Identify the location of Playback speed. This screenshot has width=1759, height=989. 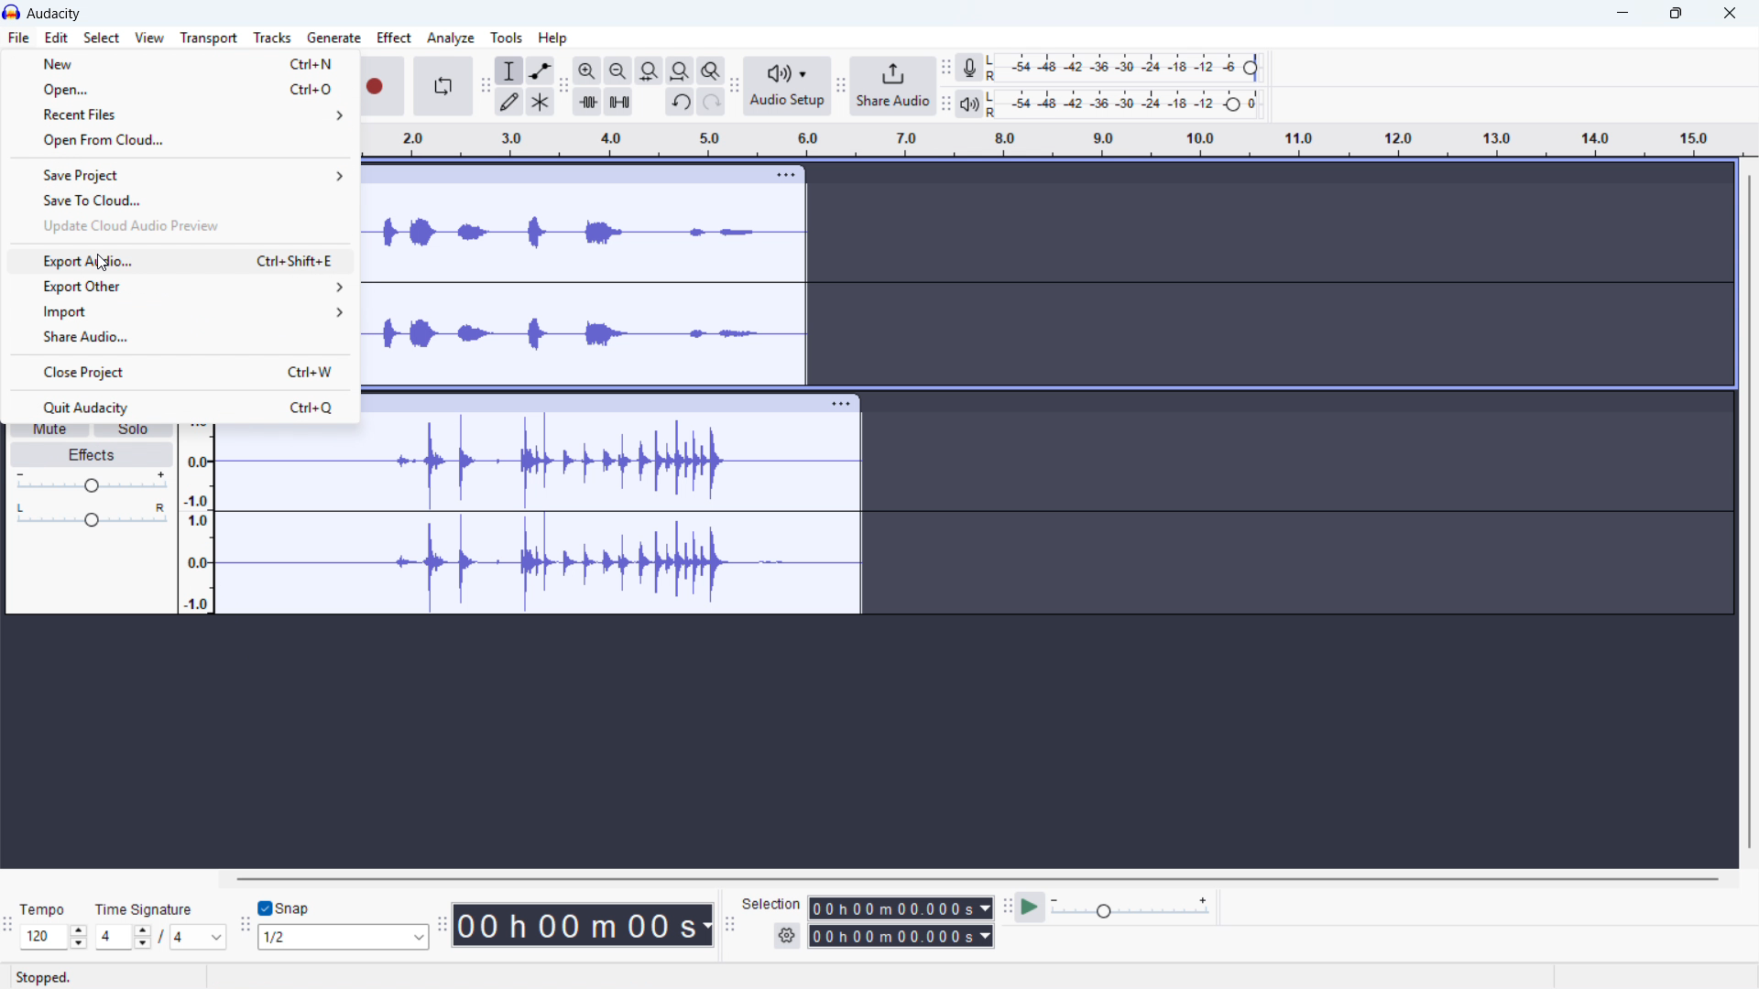
(1132, 907).